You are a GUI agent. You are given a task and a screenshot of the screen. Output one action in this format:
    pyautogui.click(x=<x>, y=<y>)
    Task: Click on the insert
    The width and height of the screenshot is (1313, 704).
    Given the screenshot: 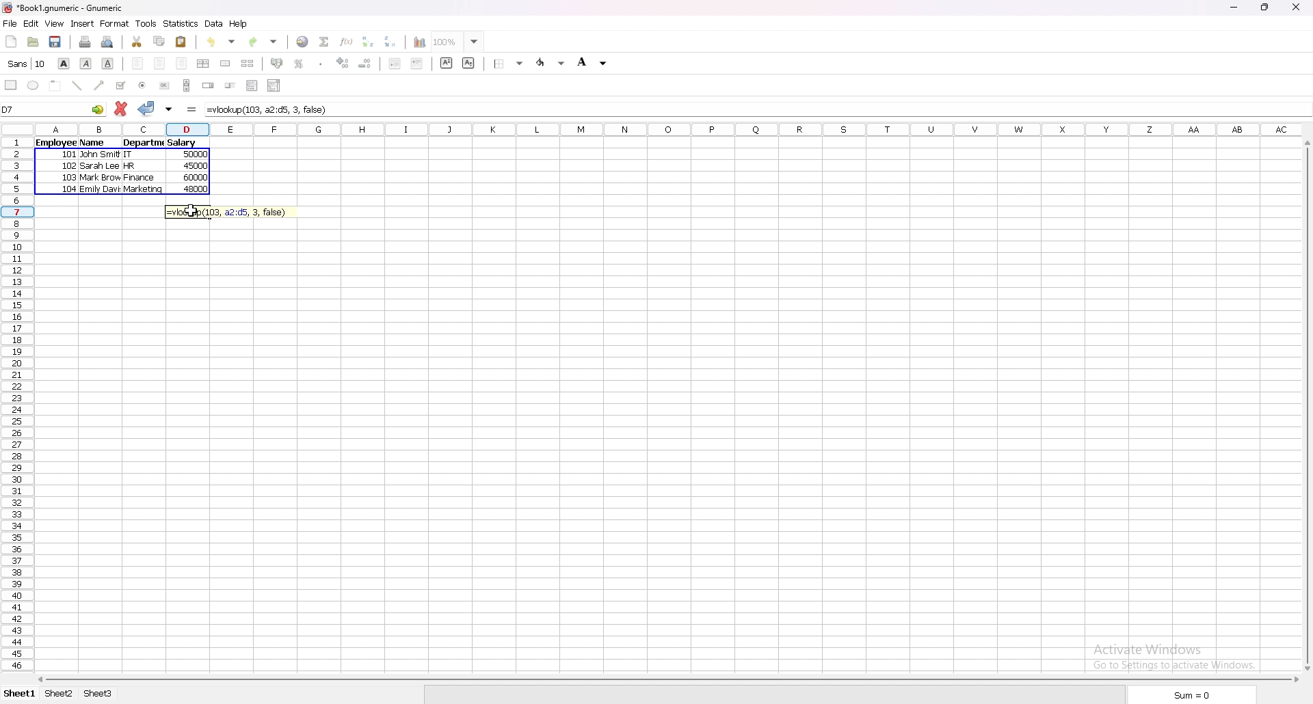 What is the action you would take?
    pyautogui.click(x=83, y=24)
    